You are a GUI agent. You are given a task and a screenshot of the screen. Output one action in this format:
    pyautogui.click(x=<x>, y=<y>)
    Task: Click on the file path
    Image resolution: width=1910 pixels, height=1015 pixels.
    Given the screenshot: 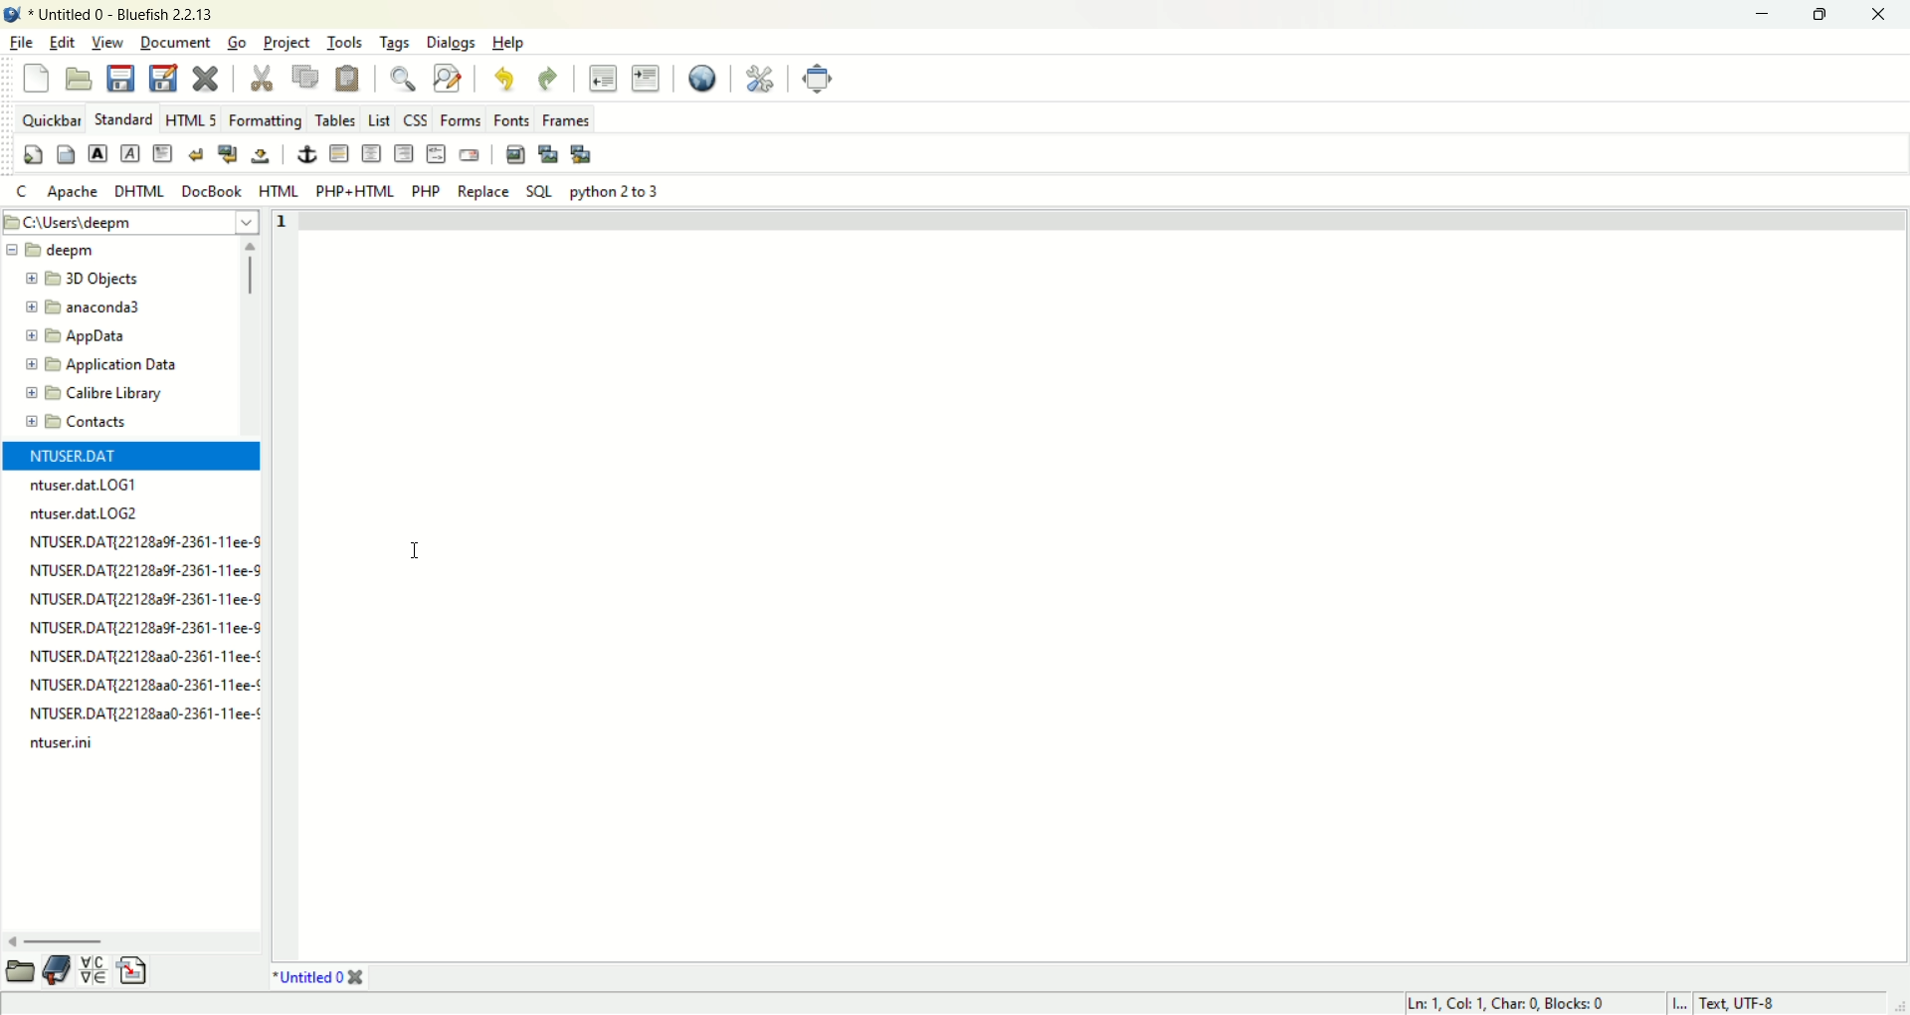 What is the action you would take?
    pyautogui.click(x=132, y=221)
    